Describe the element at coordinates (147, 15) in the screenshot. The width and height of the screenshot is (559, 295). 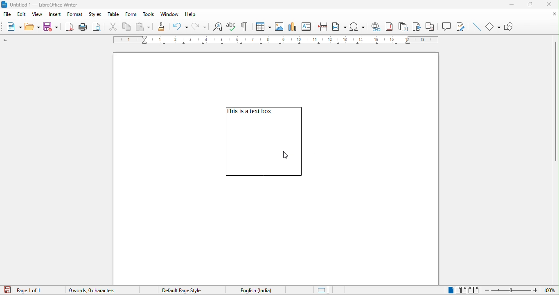
I see `tools` at that location.